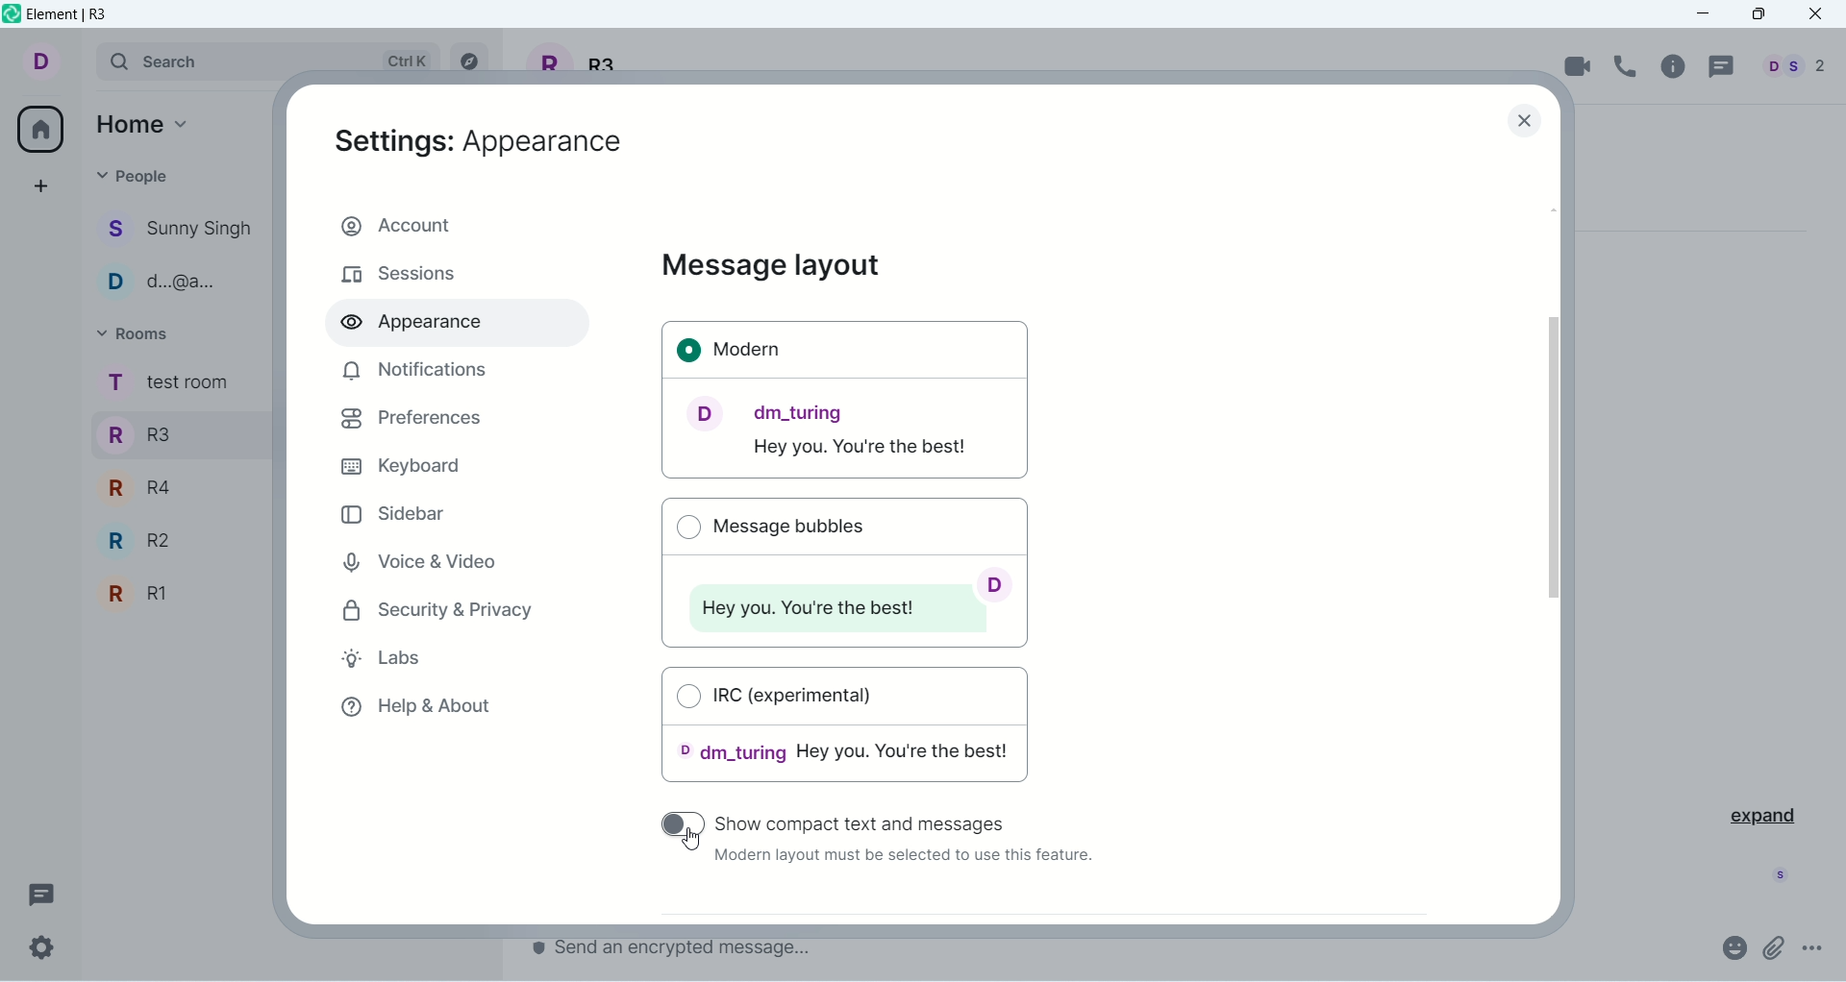  What do you see at coordinates (42, 948) in the screenshot?
I see `settings` at bounding box center [42, 948].